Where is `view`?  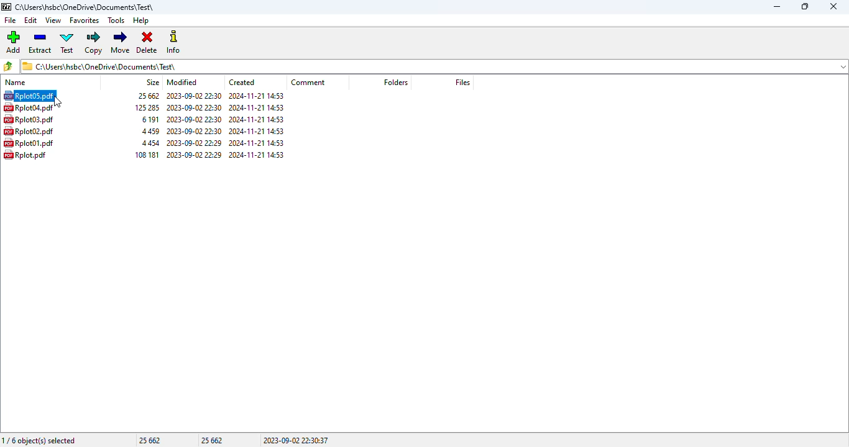
view is located at coordinates (53, 20).